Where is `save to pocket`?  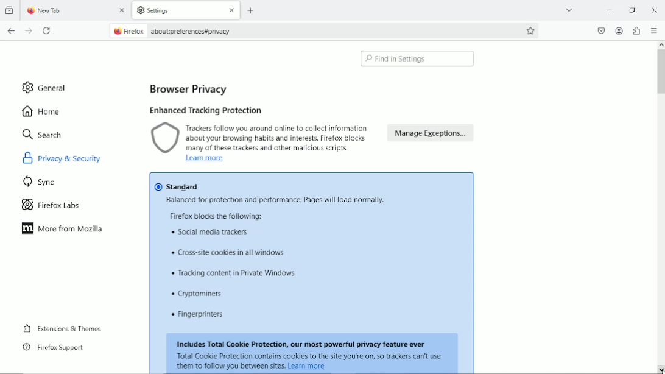
save to pocket is located at coordinates (600, 29).